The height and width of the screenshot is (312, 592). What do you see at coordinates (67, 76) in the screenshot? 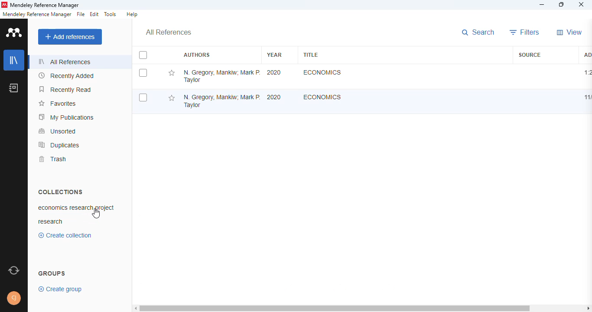
I see `recently added` at bounding box center [67, 76].